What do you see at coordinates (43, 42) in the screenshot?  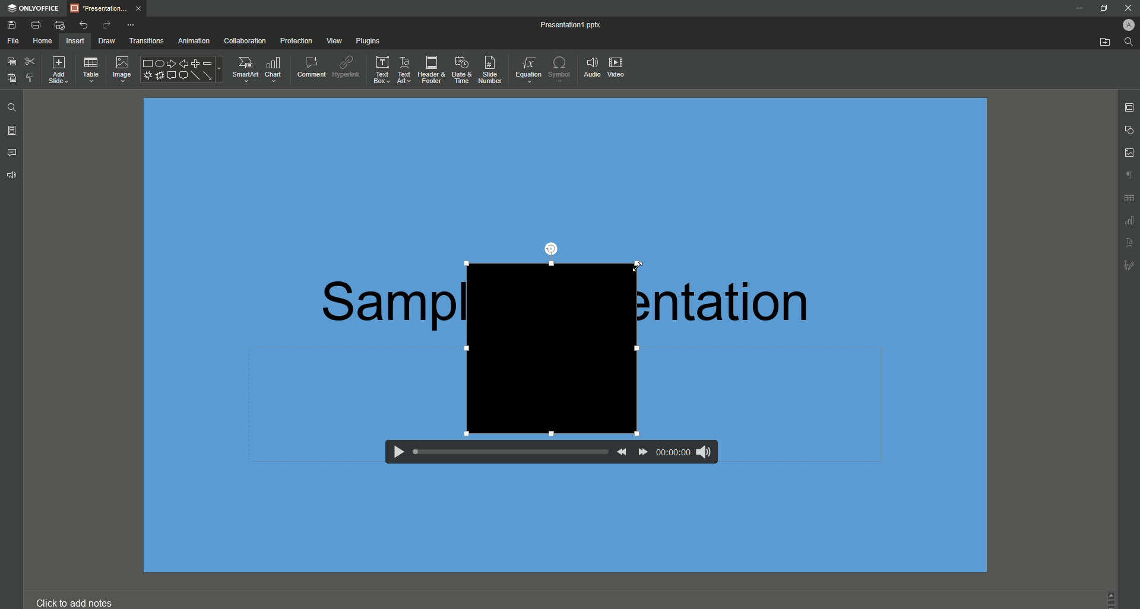 I see `Home` at bounding box center [43, 42].